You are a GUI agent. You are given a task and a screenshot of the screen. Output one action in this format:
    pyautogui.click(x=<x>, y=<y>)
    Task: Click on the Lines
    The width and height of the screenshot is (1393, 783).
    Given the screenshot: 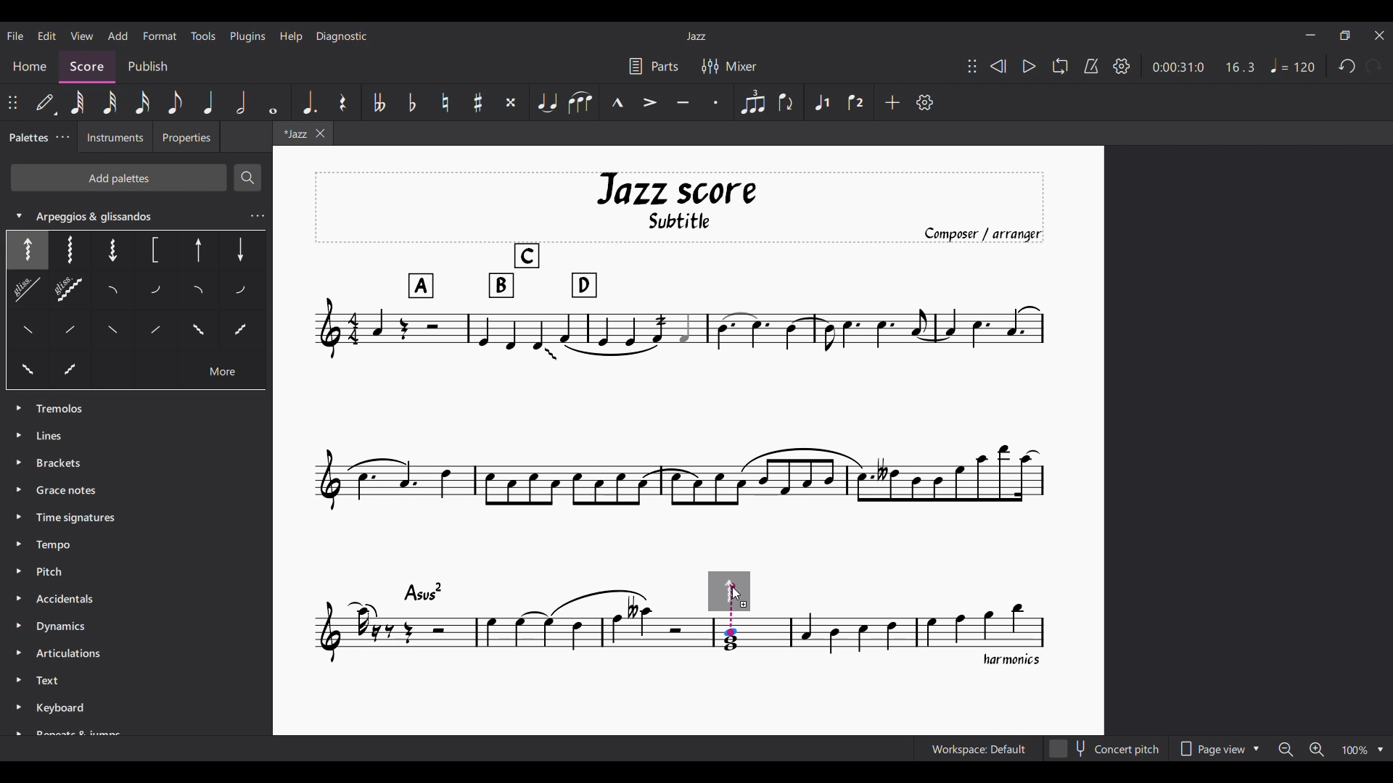 What is the action you would take?
    pyautogui.click(x=56, y=434)
    